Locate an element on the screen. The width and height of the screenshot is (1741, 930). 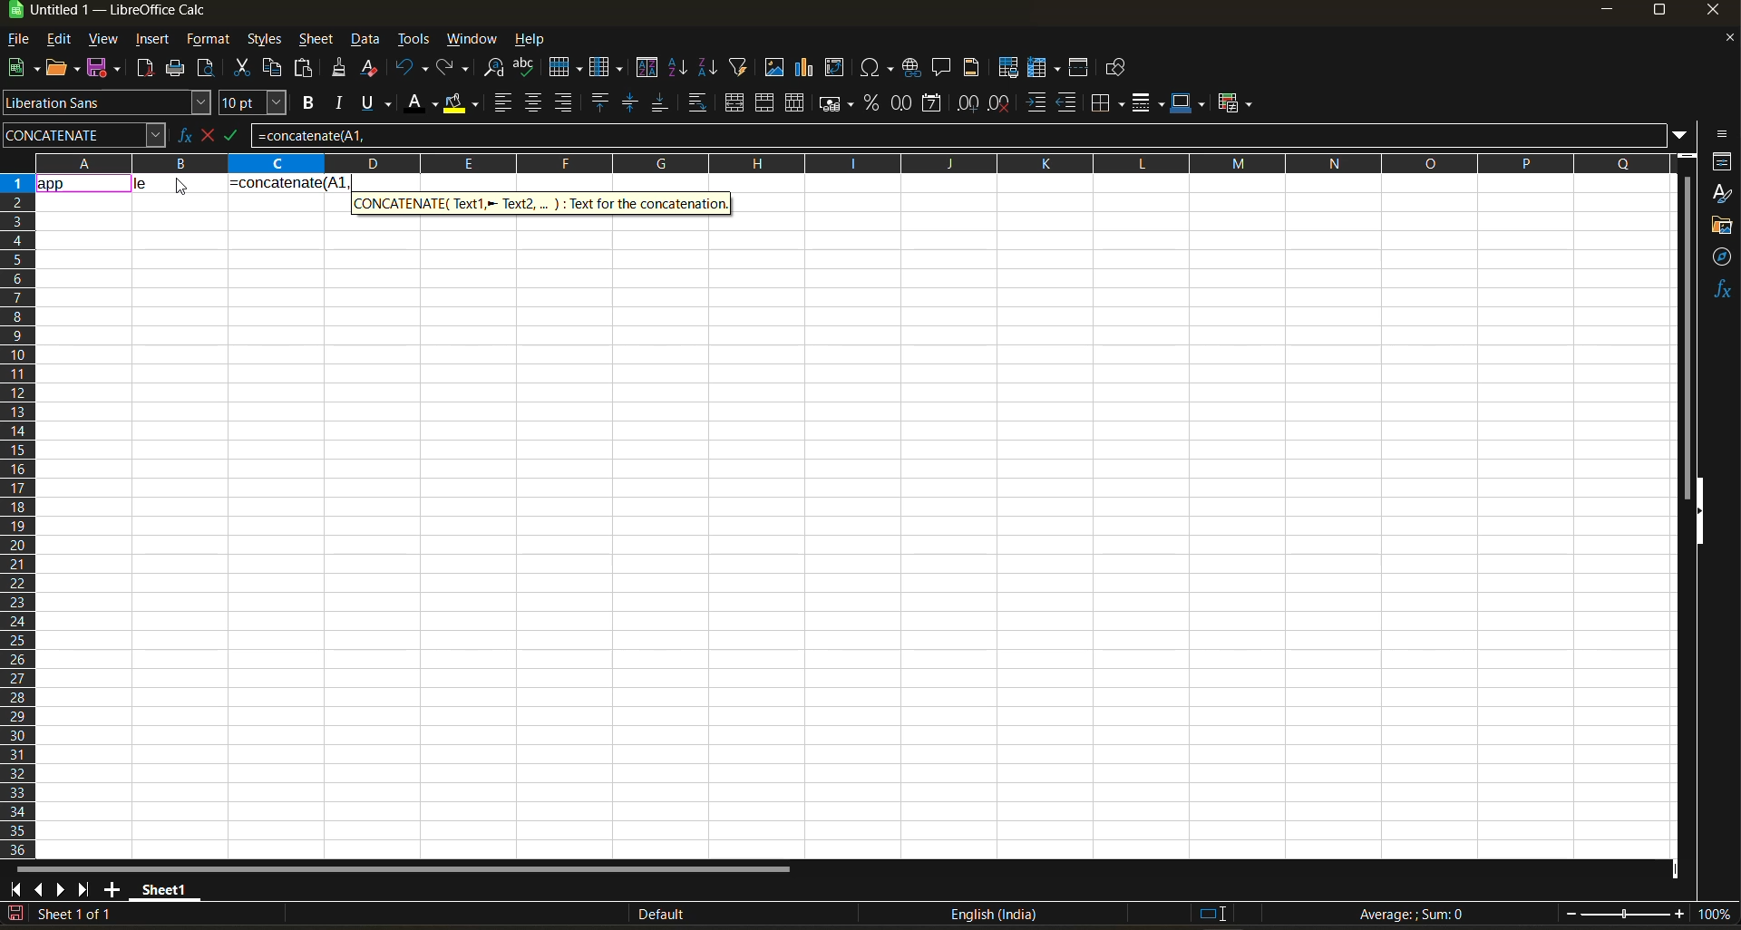
data is located at coordinates (367, 40).